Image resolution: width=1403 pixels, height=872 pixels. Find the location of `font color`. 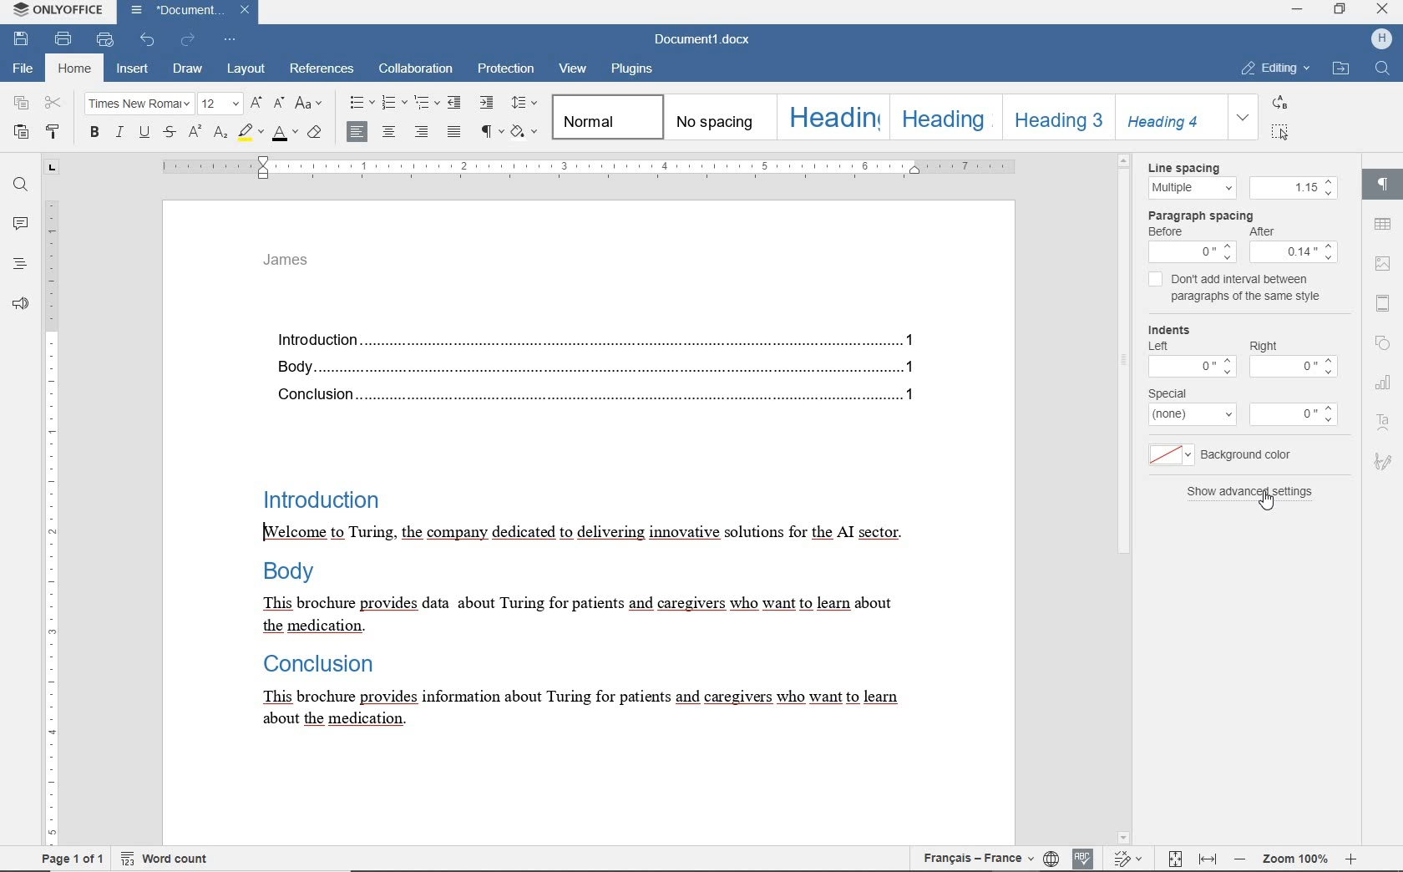

font color is located at coordinates (285, 134).